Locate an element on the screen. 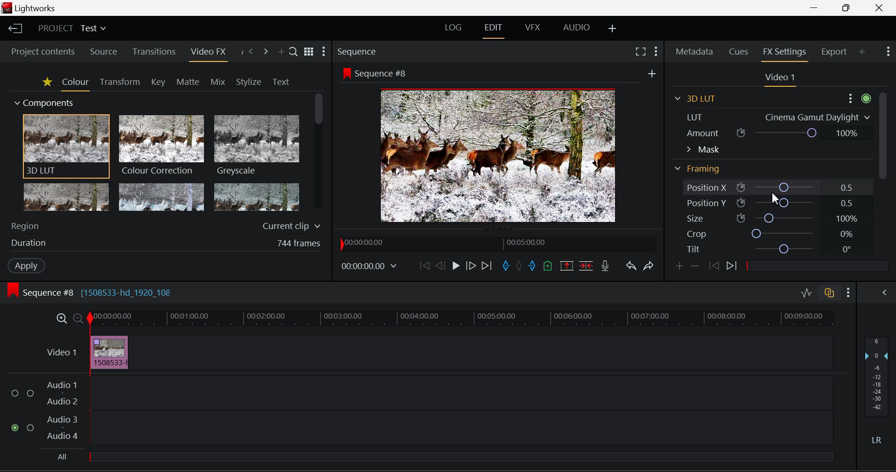 Image resolution: width=896 pixels, height=472 pixels. Apply is located at coordinates (25, 266).